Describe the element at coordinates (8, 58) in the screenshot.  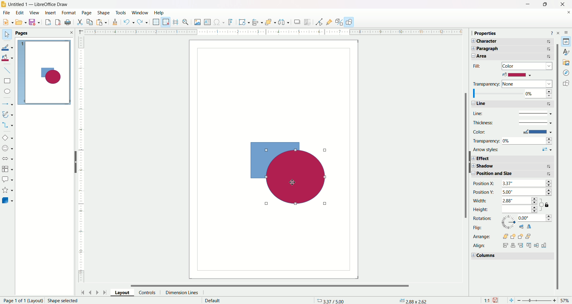
I see `fill color` at that location.